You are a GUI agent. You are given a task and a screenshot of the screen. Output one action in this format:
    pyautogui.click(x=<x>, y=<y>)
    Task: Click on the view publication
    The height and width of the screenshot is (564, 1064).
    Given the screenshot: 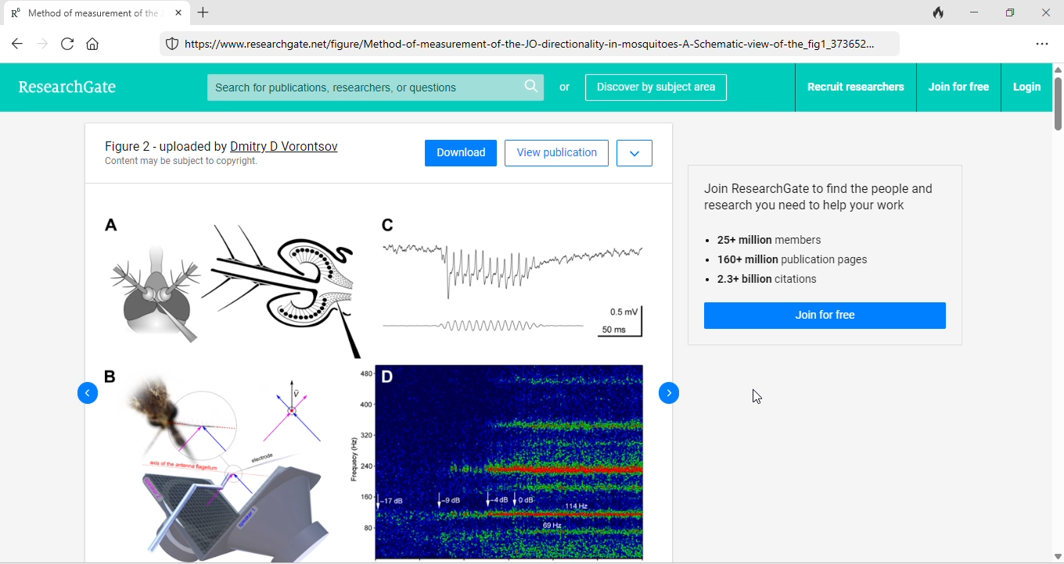 What is the action you would take?
    pyautogui.click(x=557, y=152)
    